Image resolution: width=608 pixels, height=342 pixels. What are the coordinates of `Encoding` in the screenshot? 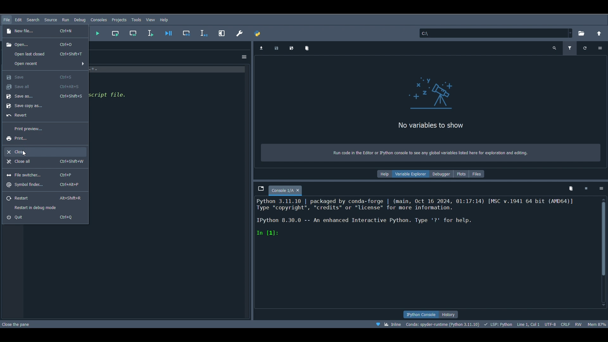 It's located at (551, 324).